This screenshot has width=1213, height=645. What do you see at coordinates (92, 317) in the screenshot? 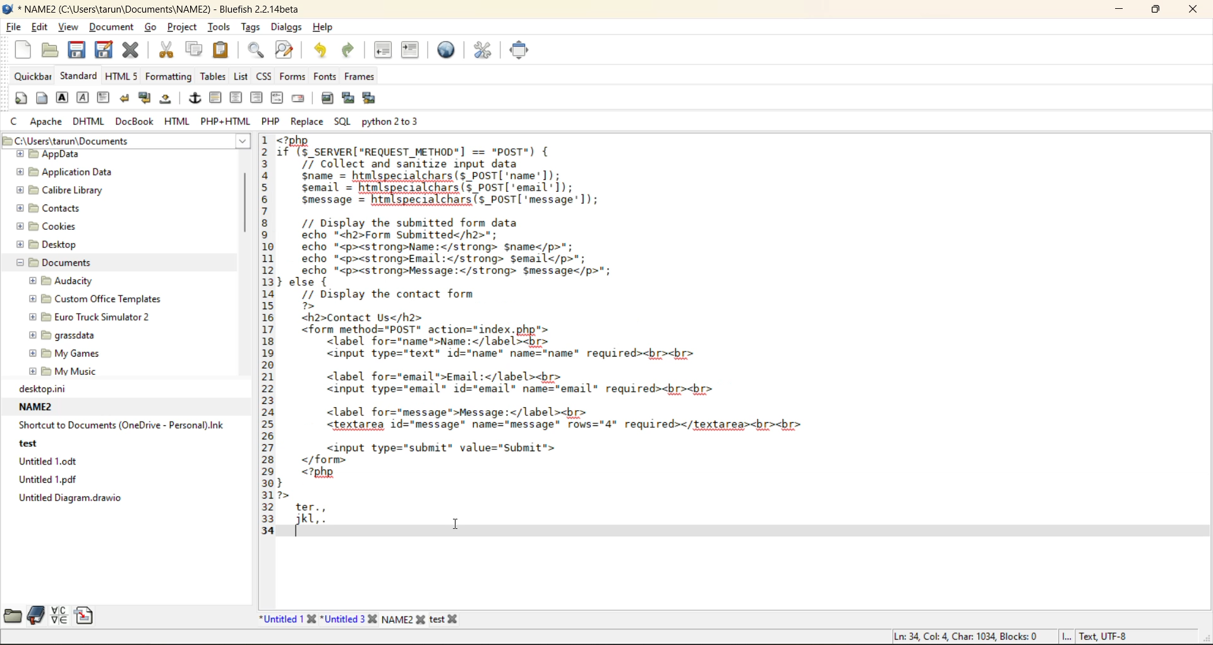
I see `Euro Truck Simulator 2` at bounding box center [92, 317].